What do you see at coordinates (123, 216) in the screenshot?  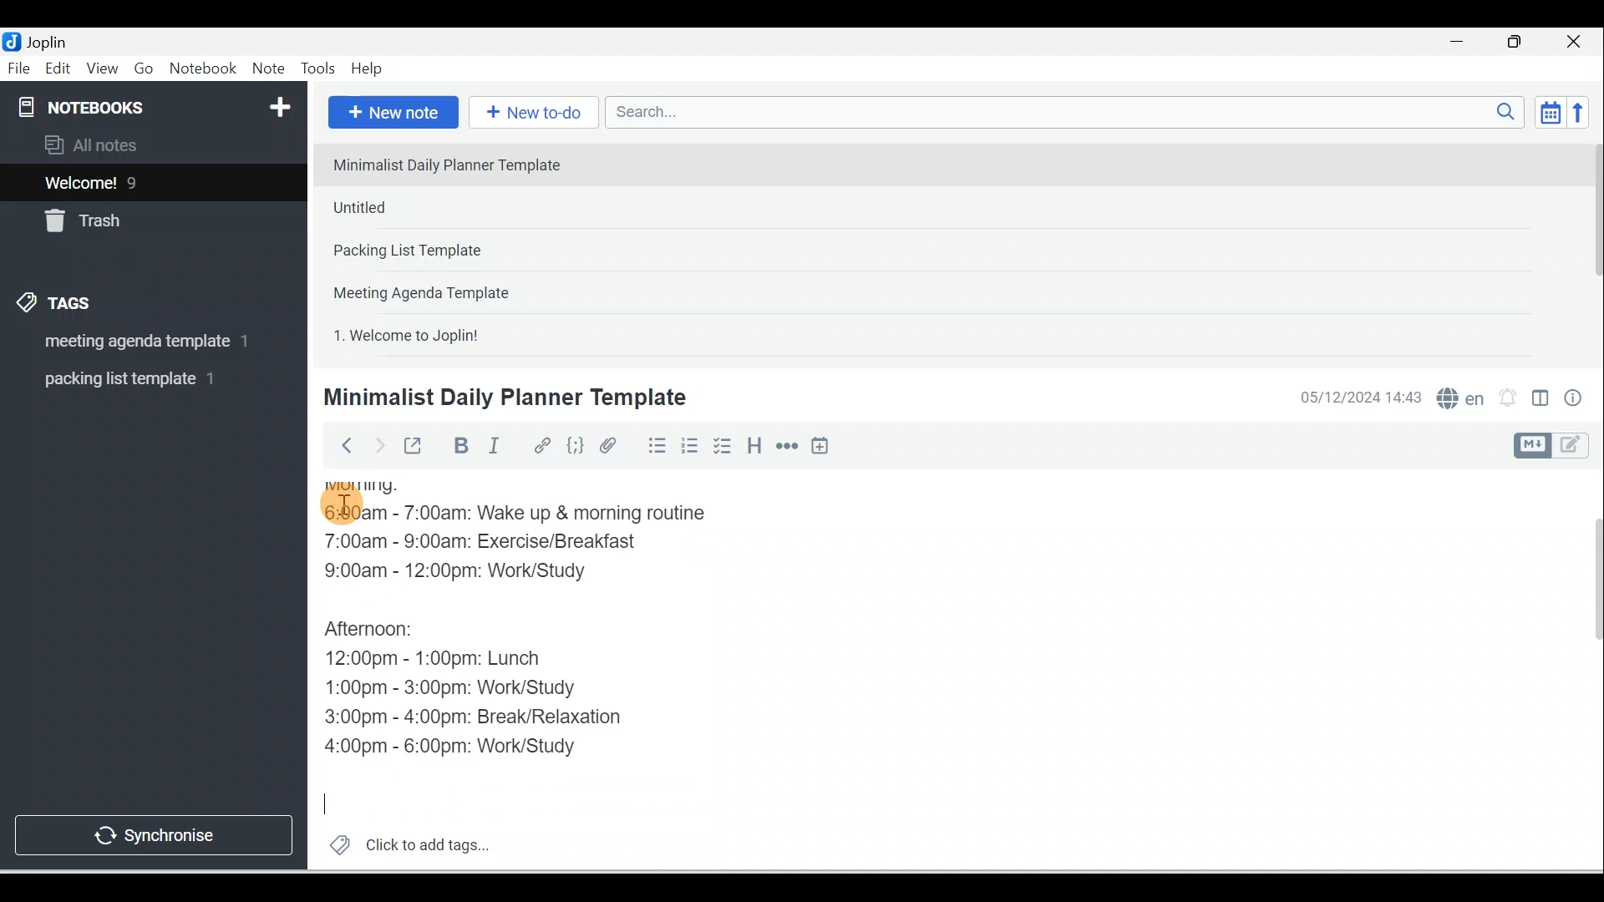 I see `Trash` at bounding box center [123, 216].